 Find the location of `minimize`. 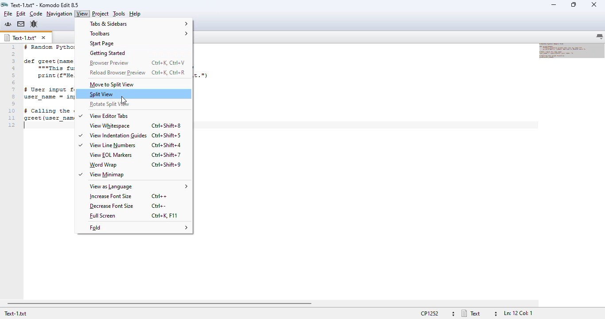

minimize is located at coordinates (553, 4).